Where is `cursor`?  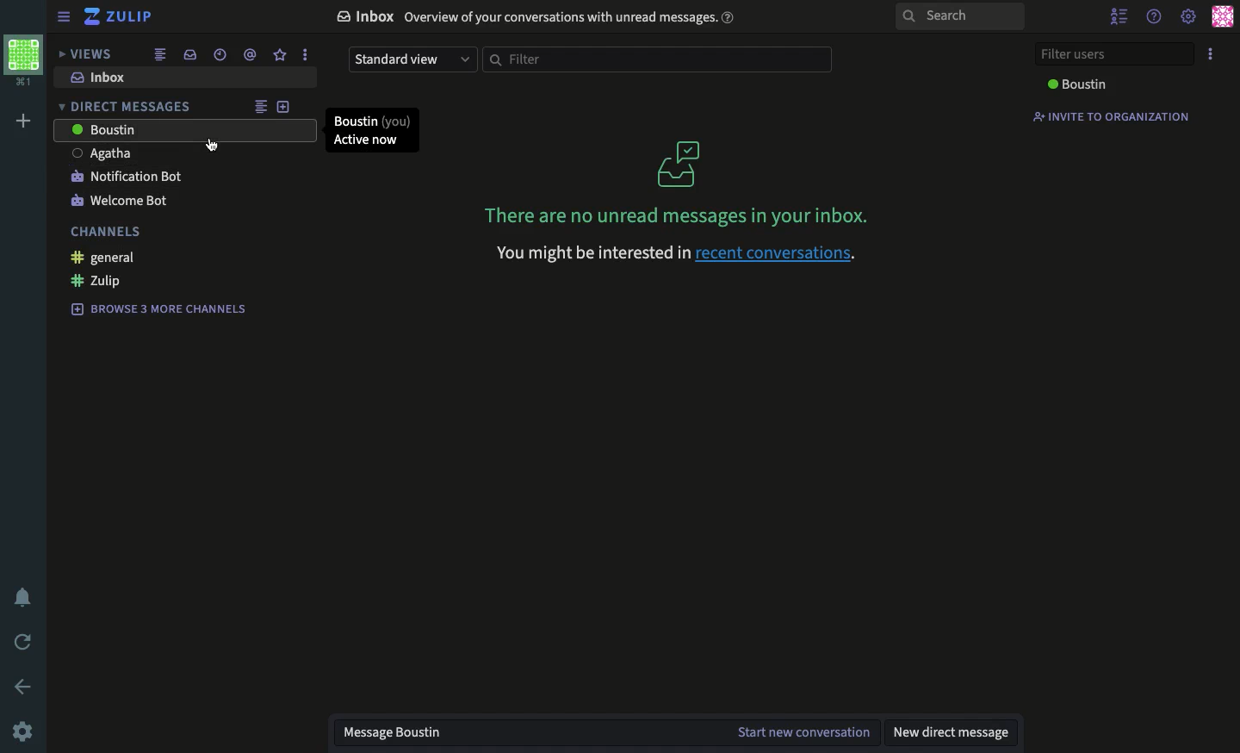
cursor is located at coordinates (214, 147).